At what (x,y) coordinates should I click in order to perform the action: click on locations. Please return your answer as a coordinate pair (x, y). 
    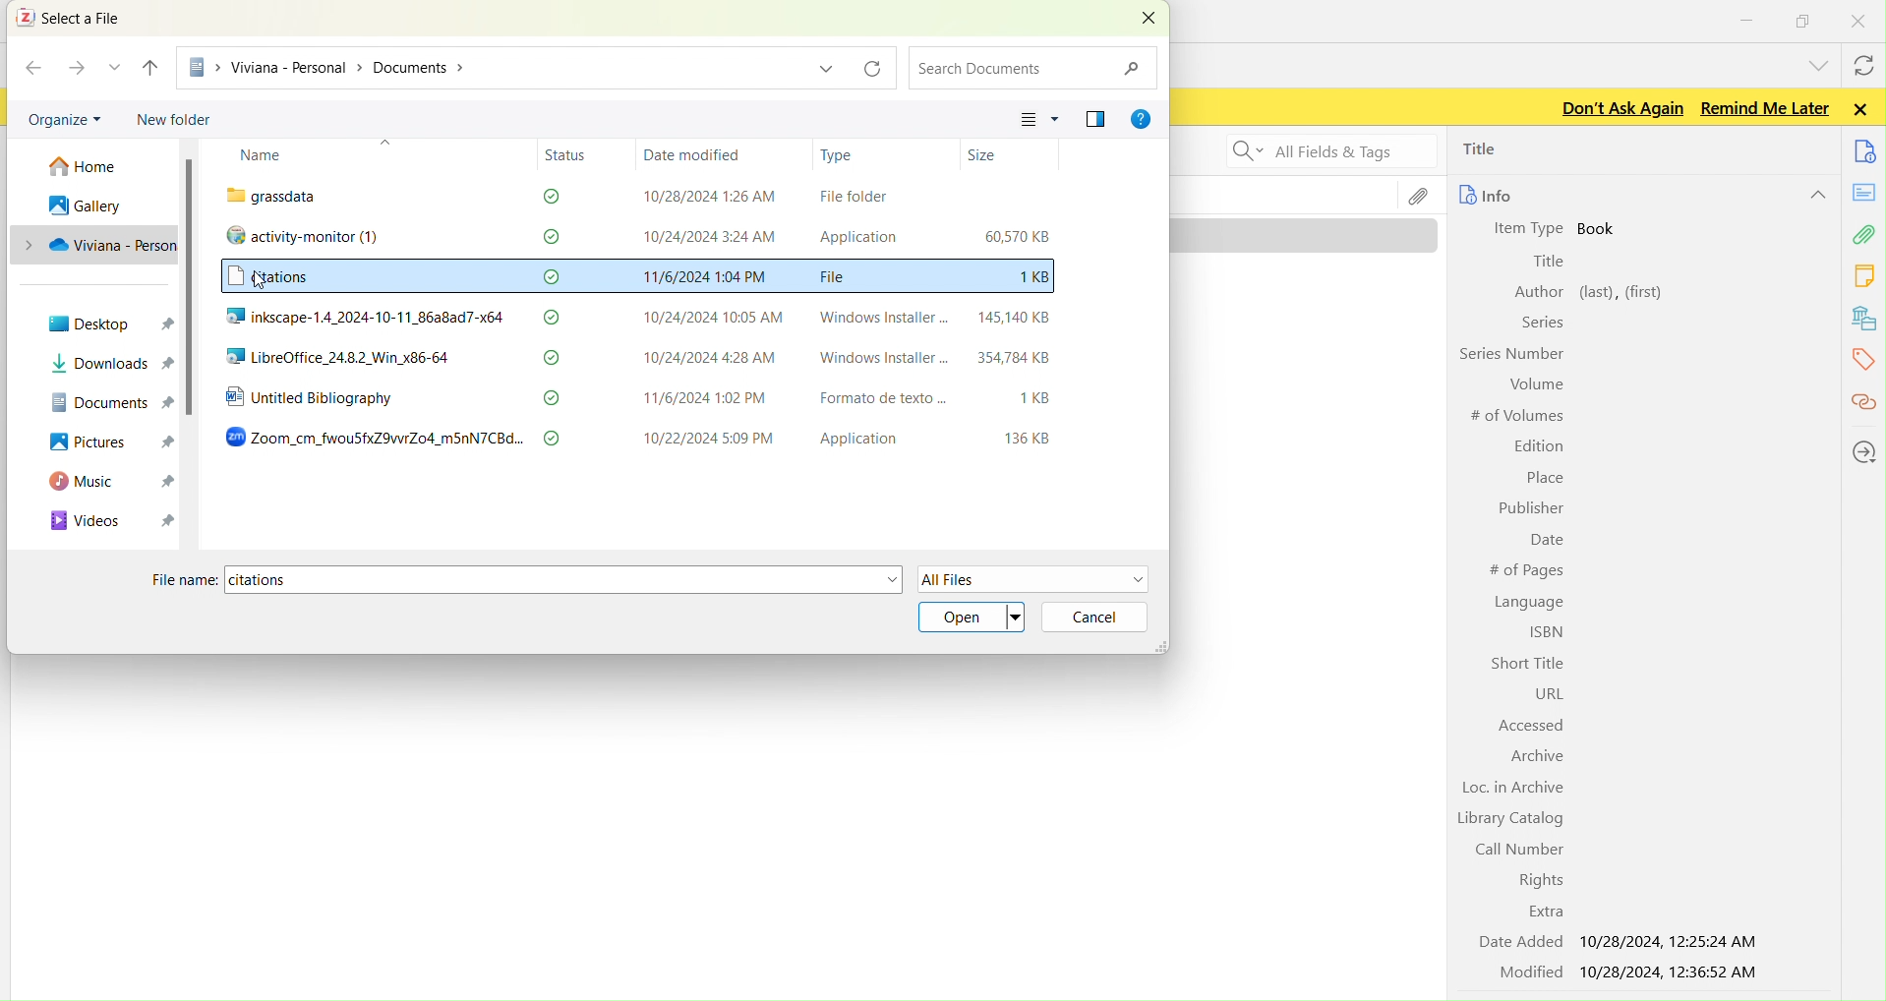
    Looking at the image, I should click on (1862, 453).